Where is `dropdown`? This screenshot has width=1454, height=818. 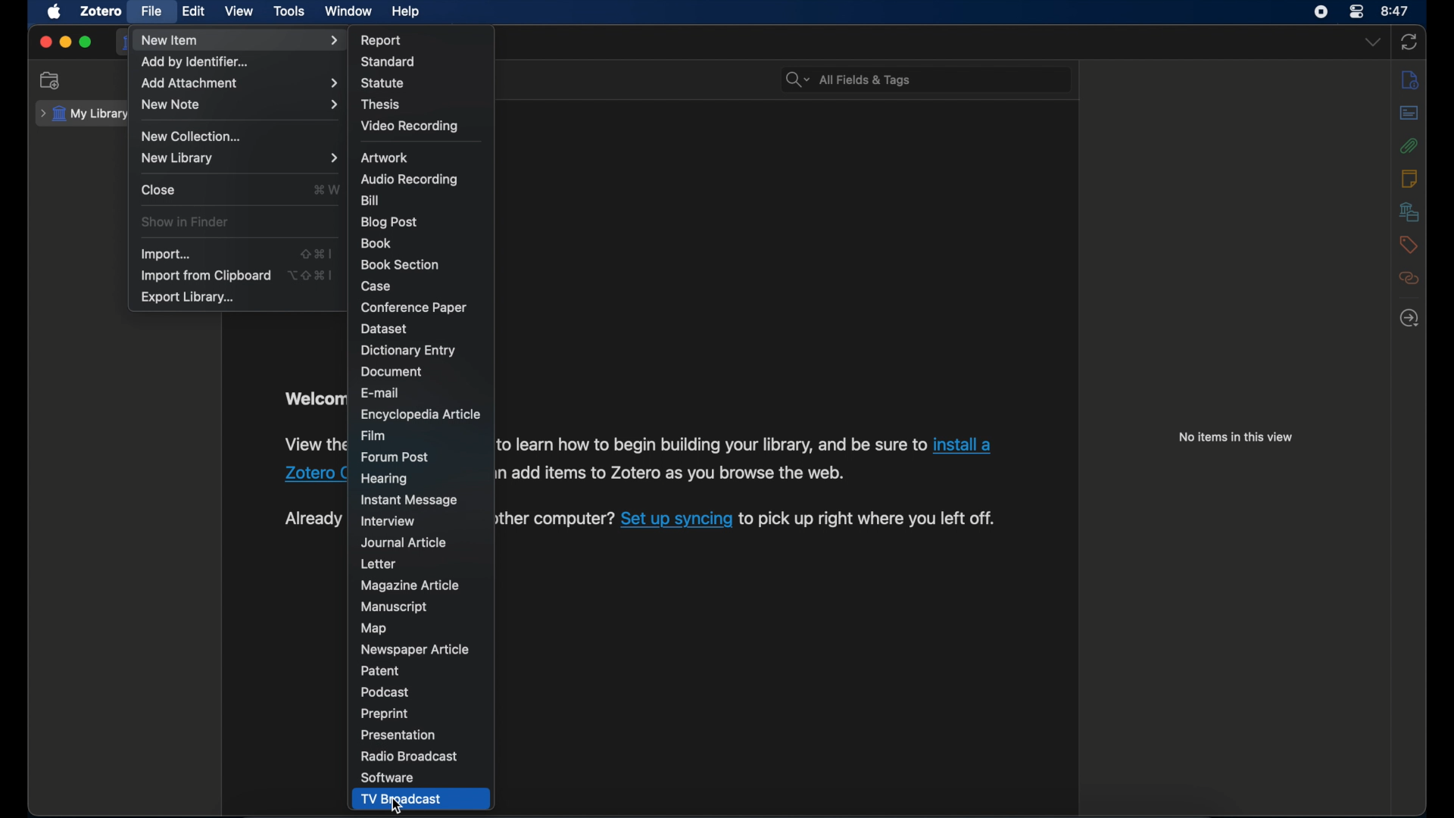
dropdown is located at coordinates (1372, 42).